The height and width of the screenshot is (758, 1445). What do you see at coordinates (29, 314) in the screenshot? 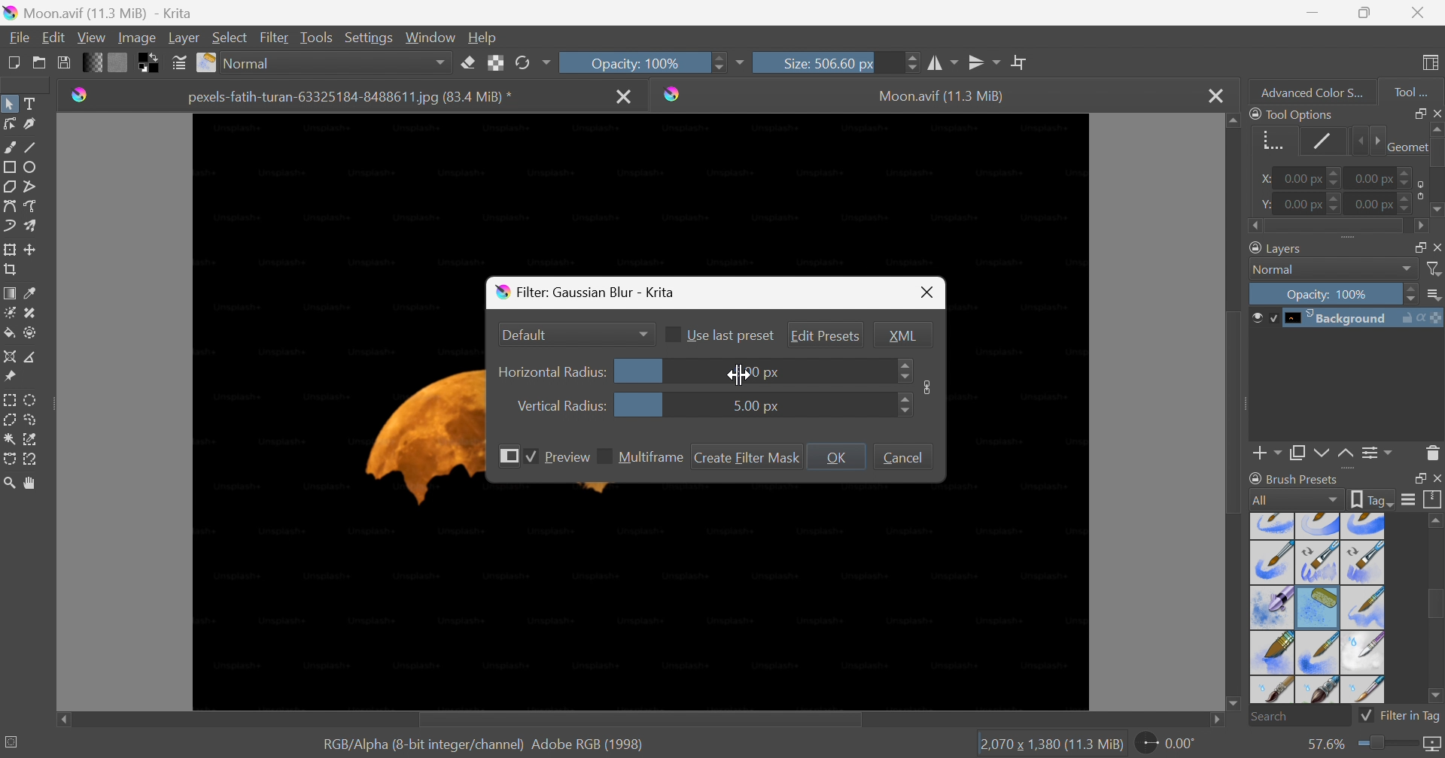
I see `Patch tool` at bounding box center [29, 314].